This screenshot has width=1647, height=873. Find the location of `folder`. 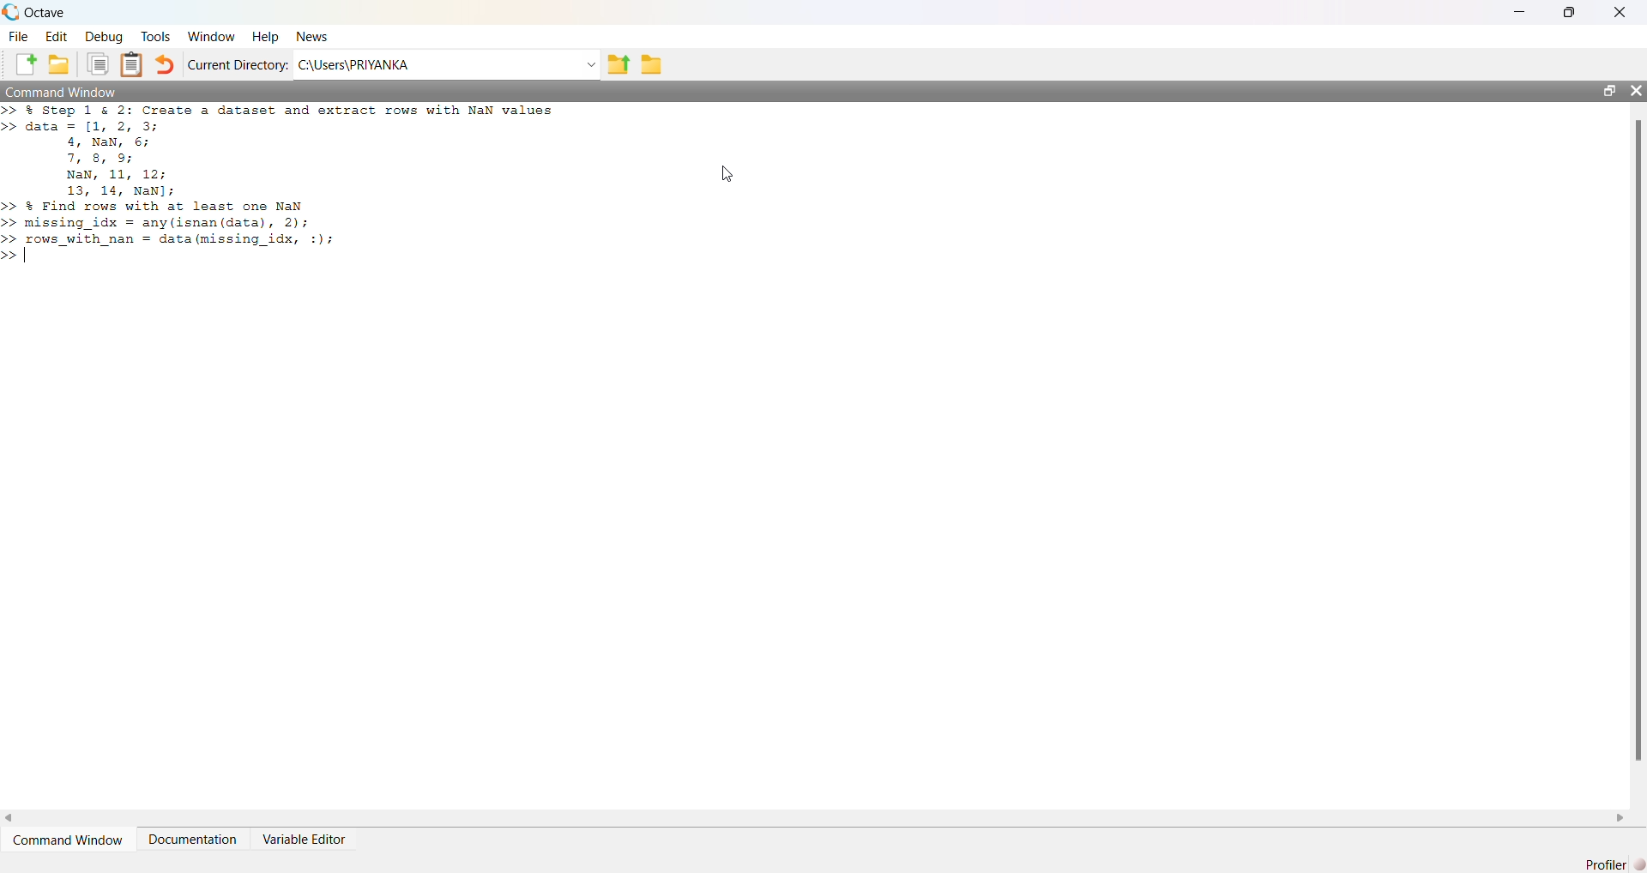

folder is located at coordinates (652, 65).